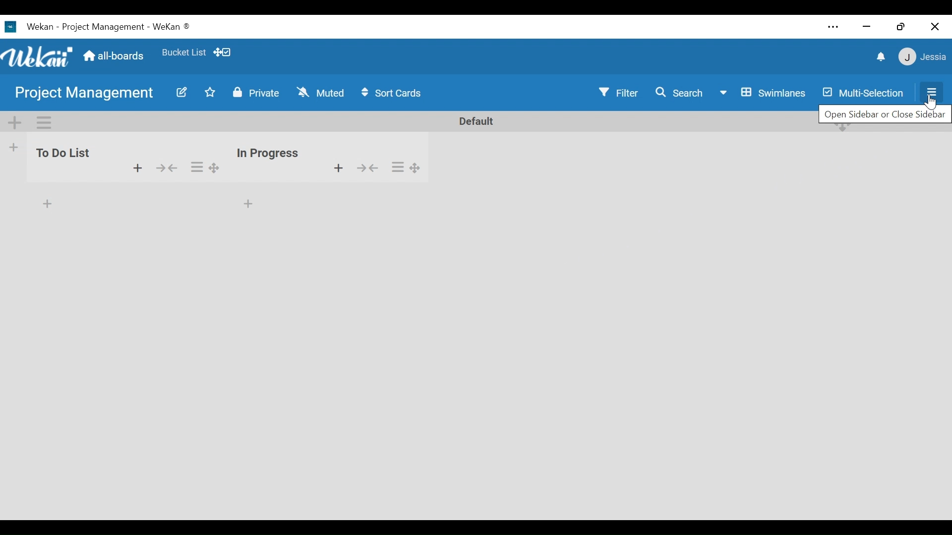 The width and height of the screenshot is (952, 535). Describe the element at coordinates (834, 26) in the screenshot. I see `Settings and more` at that location.